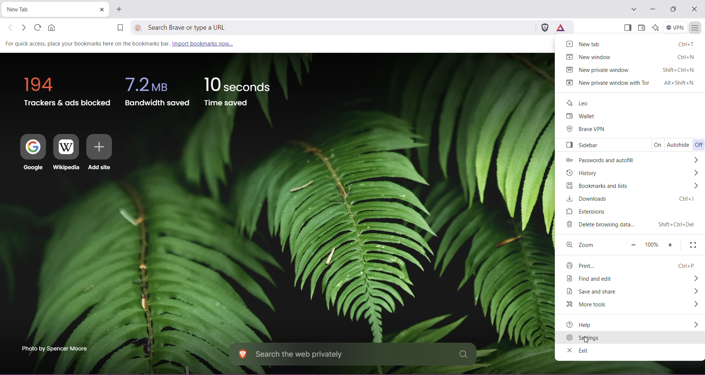 This screenshot has height=375, width=705. What do you see at coordinates (630, 338) in the screenshot?
I see `Settings` at bounding box center [630, 338].